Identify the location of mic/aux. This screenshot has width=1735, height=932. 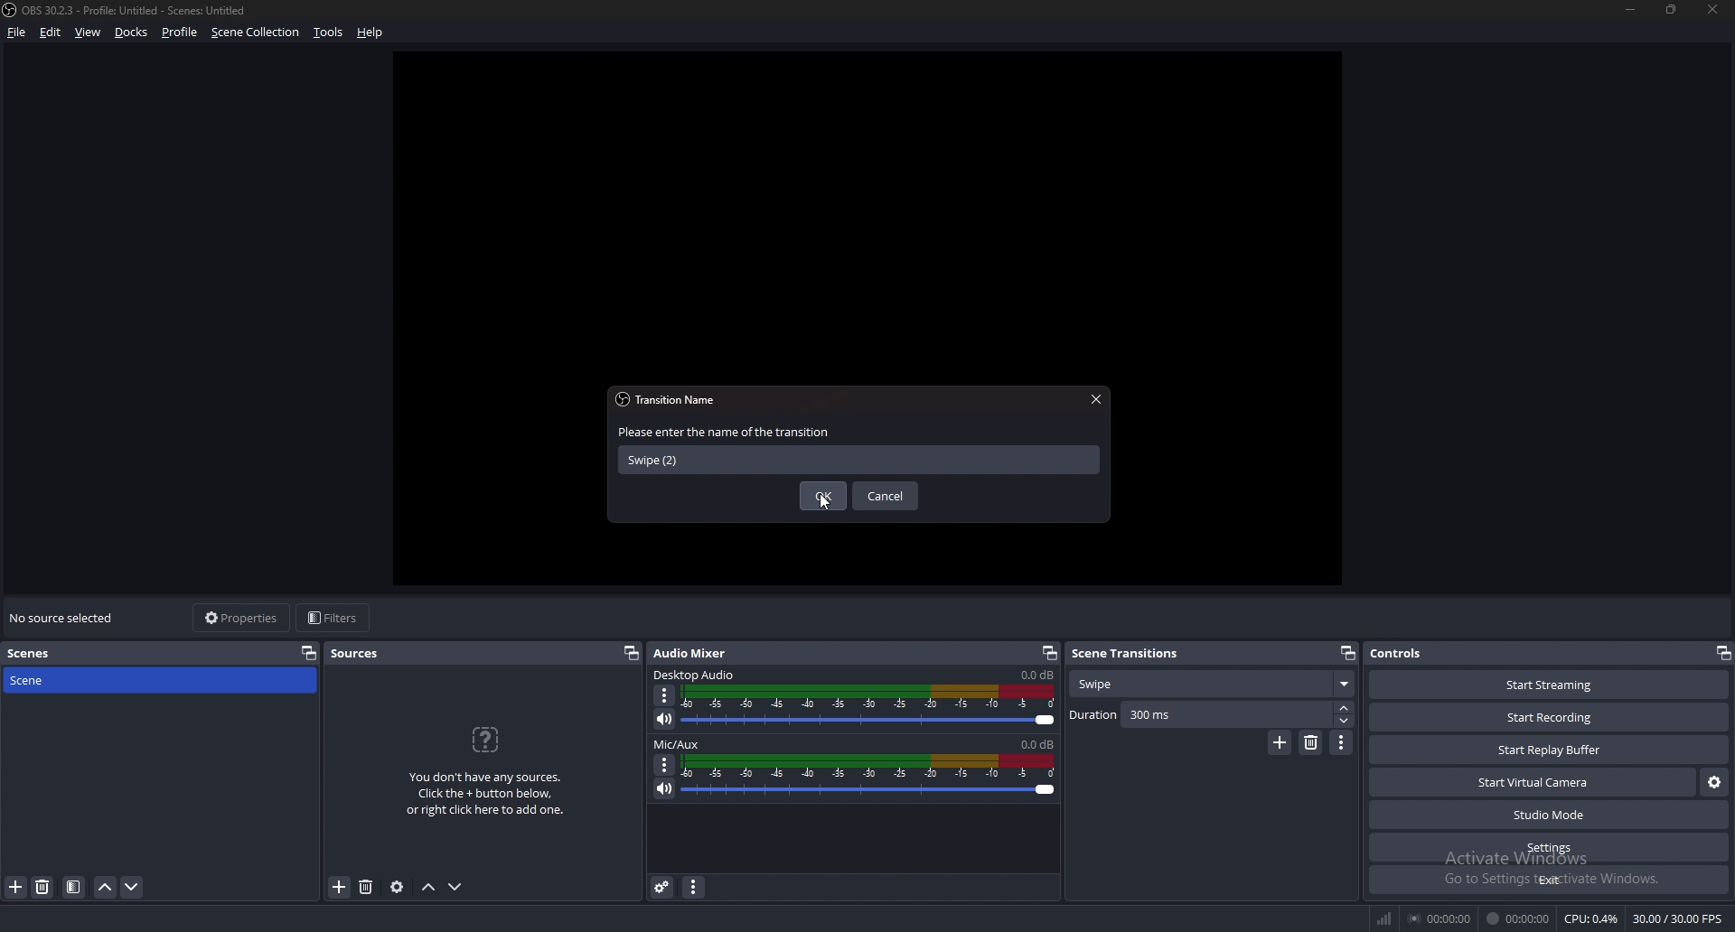
(680, 742).